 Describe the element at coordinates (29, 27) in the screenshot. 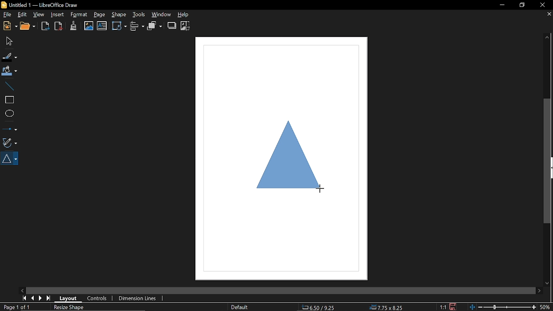

I see `Open` at that location.